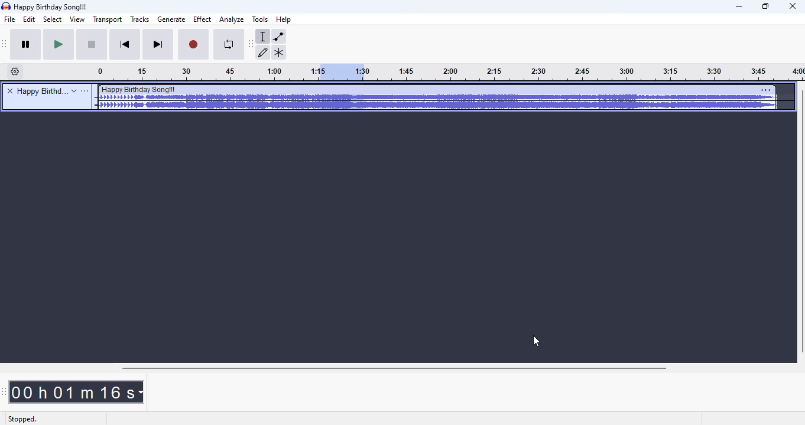  Describe the element at coordinates (340, 71) in the screenshot. I see `selected audio exported as MP3 file` at that location.